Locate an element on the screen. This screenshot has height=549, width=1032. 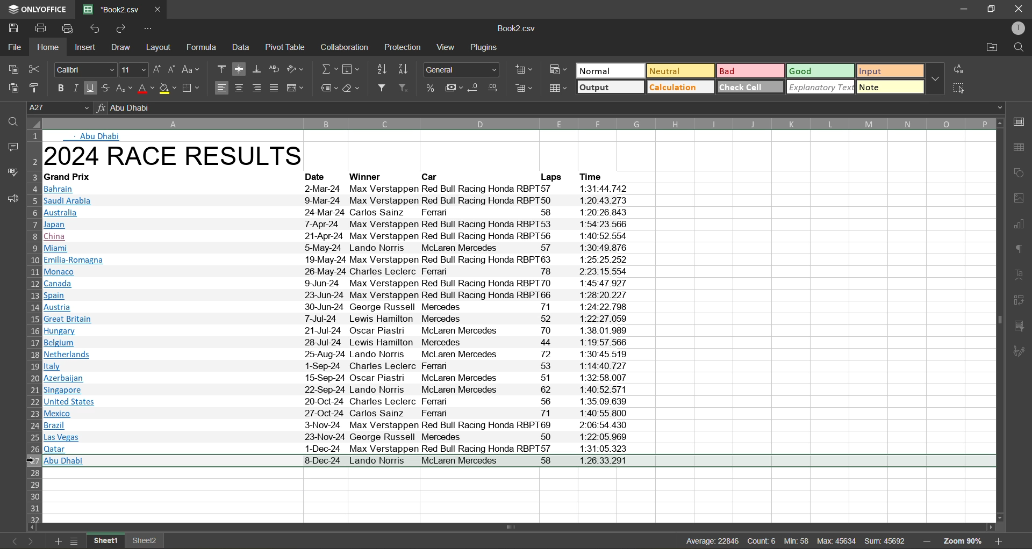
text info is located at coordinates (346, 307).